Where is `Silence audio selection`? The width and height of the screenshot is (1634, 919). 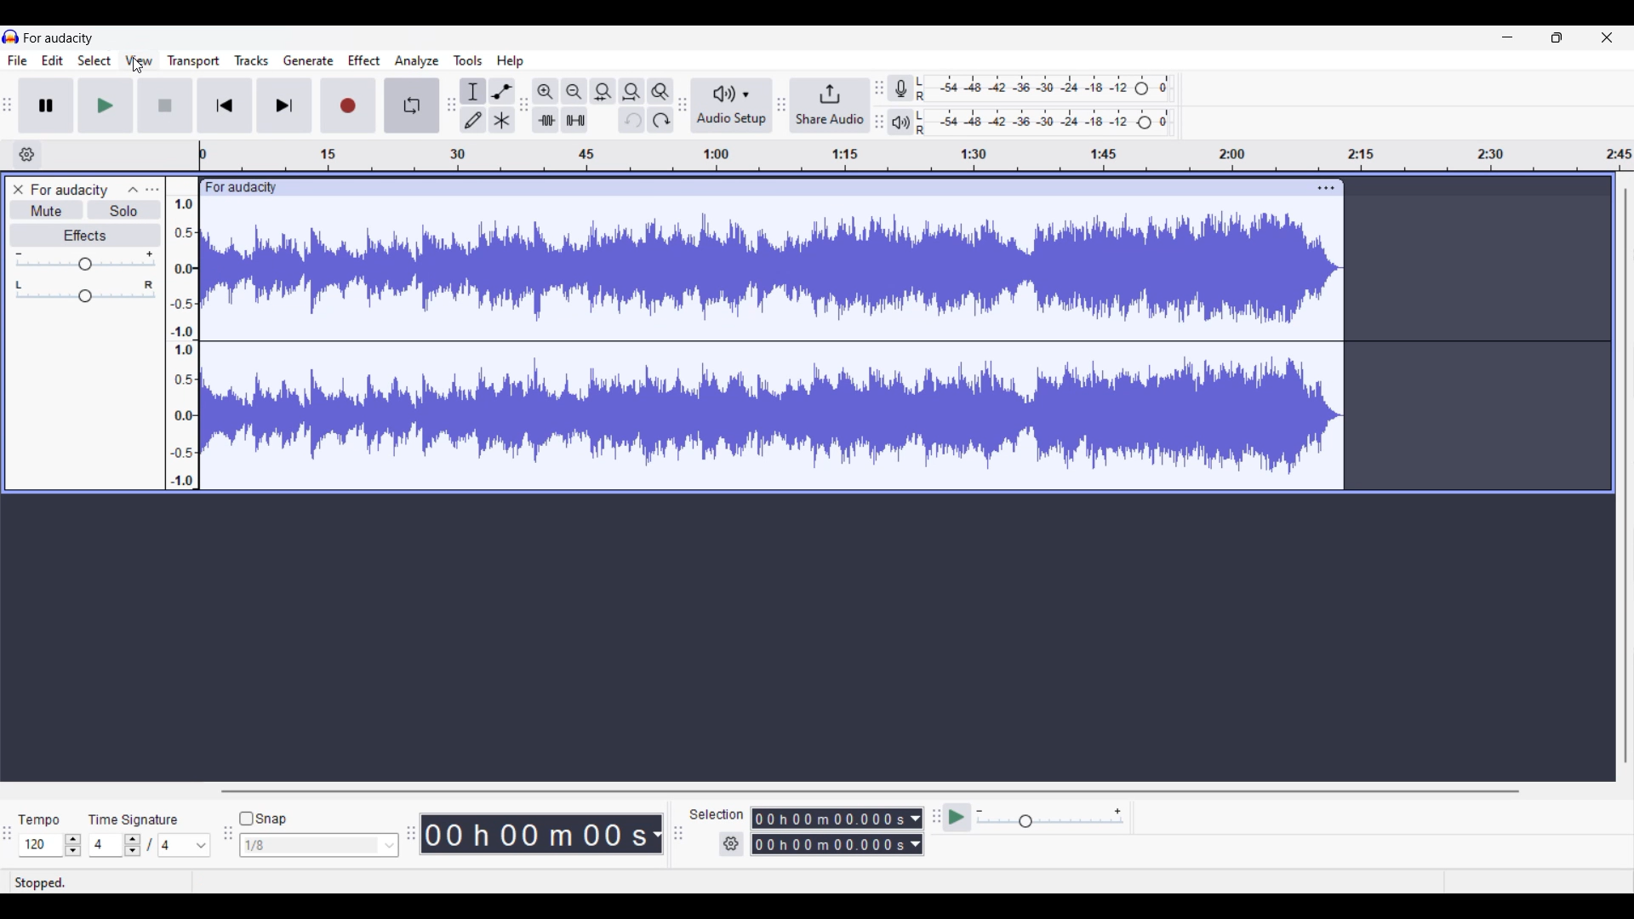 Silence audio selection is located at coordinates (574, 120).